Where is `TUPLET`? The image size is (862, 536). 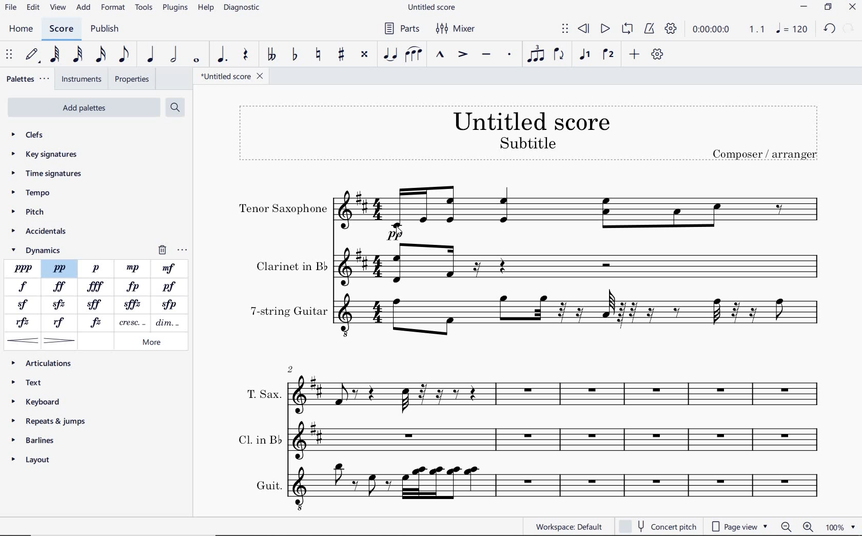
TUPLET is located at coordinates (536, 53).